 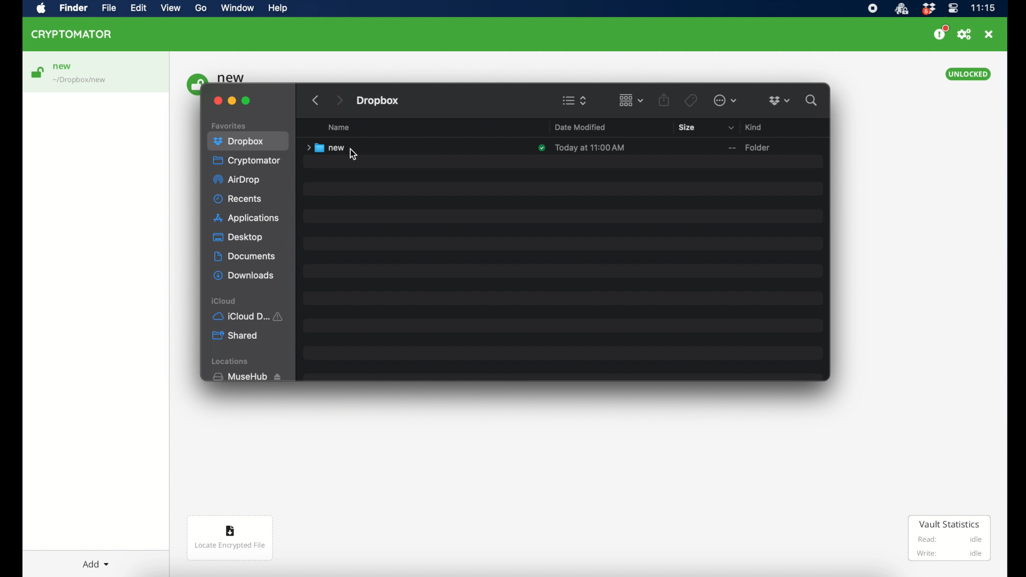 What do you see at coordinates (245, 256) in the screenshot?
I see `documents` at bounding box center [245, 256].